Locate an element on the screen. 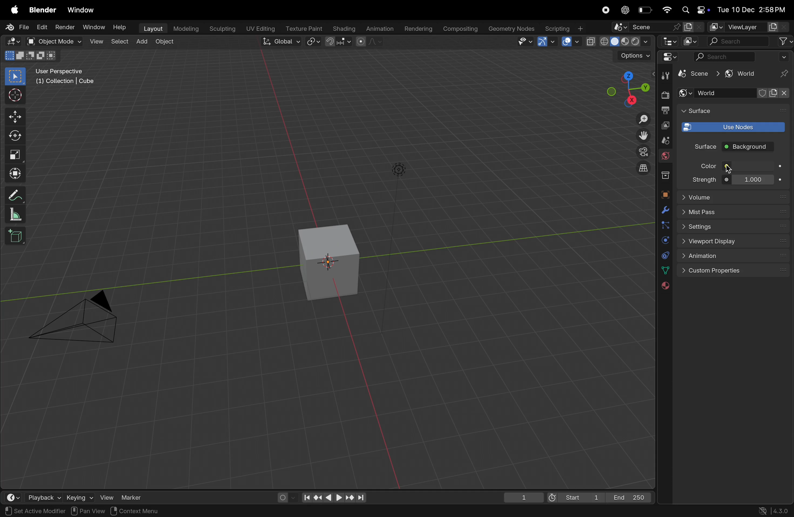 The width and height of the screenshot is (794, 517). add is located at coordinates (141, 42).